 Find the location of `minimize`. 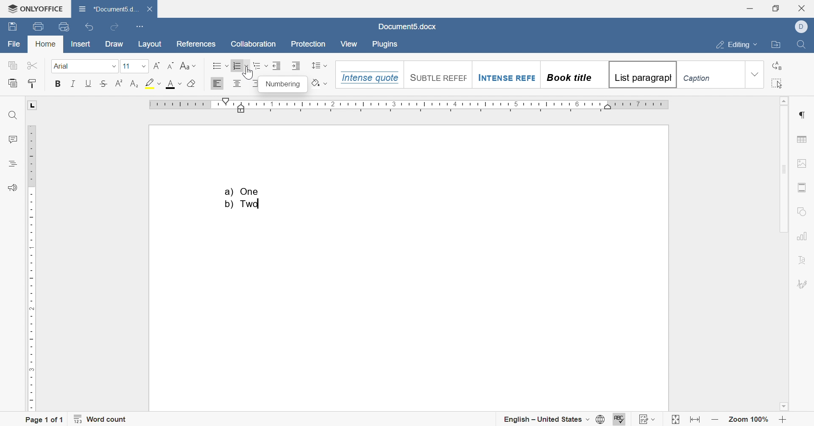

minimize is located at coordinates (748, 9).